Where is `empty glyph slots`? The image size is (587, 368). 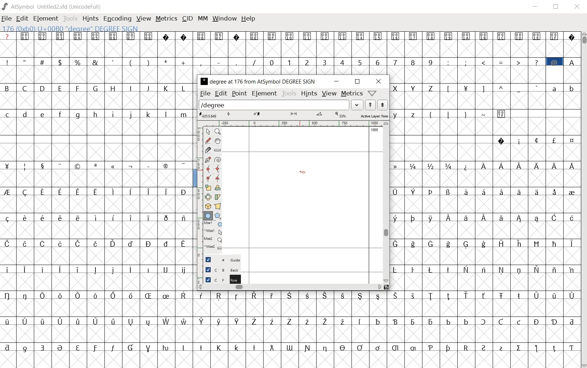 empty glyph slots is located at coordinates (483, 179).